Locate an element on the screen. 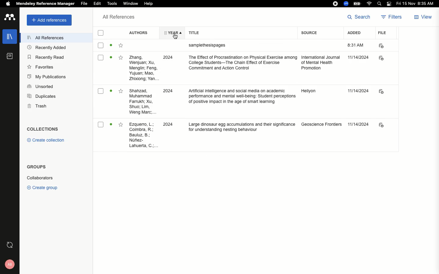  Library is located at coordinates (10, 36).